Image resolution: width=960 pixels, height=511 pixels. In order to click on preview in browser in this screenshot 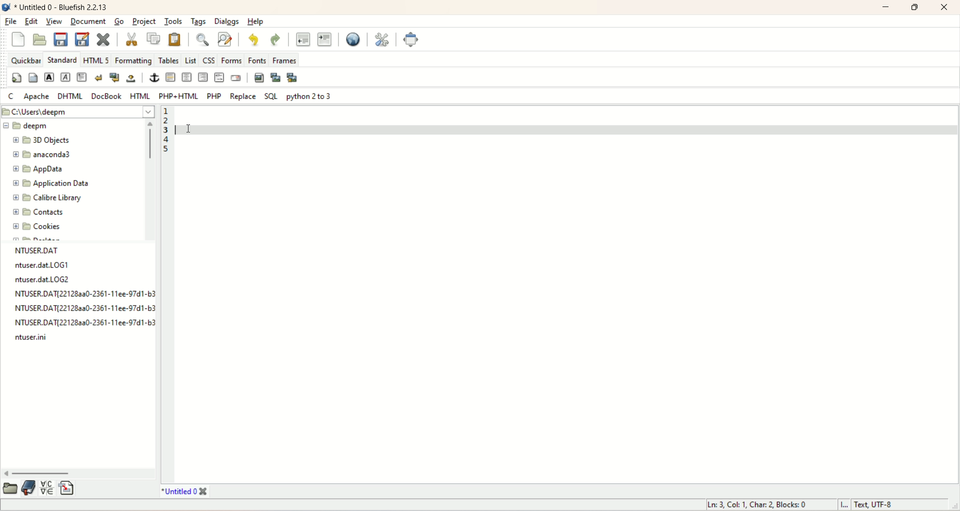, I will do `click(352, 40)`.